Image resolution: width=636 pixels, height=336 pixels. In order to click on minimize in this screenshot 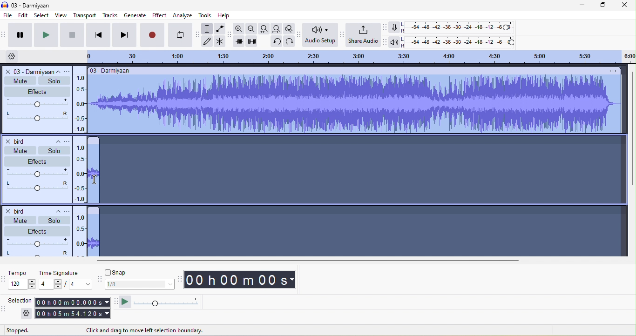, I will do `click(576, 5)`.